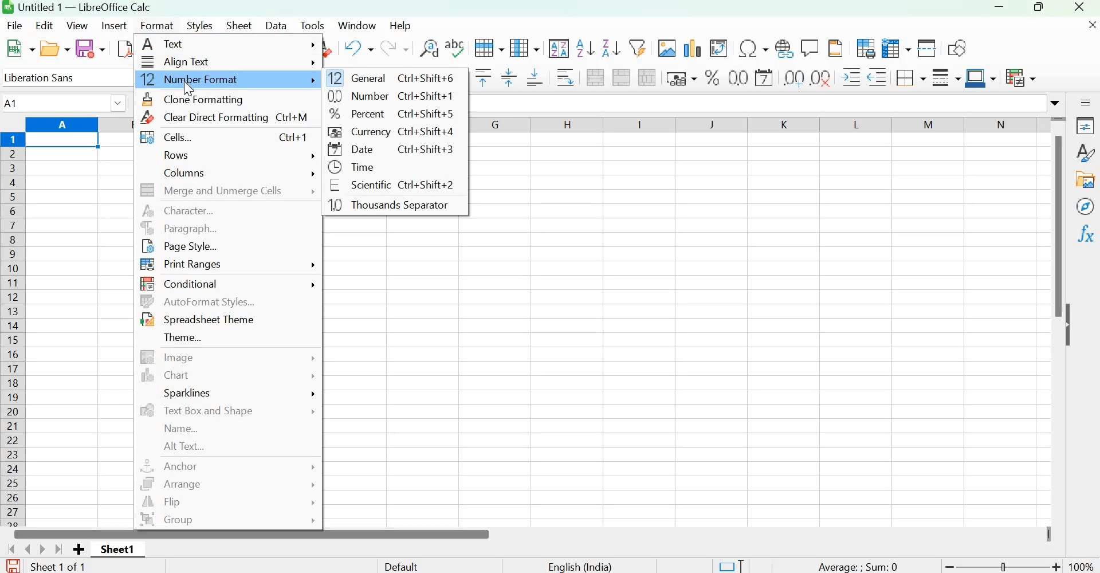 The height and width of the screenshot is (573, 1100). I want to click on Redo, so click(394, 49).